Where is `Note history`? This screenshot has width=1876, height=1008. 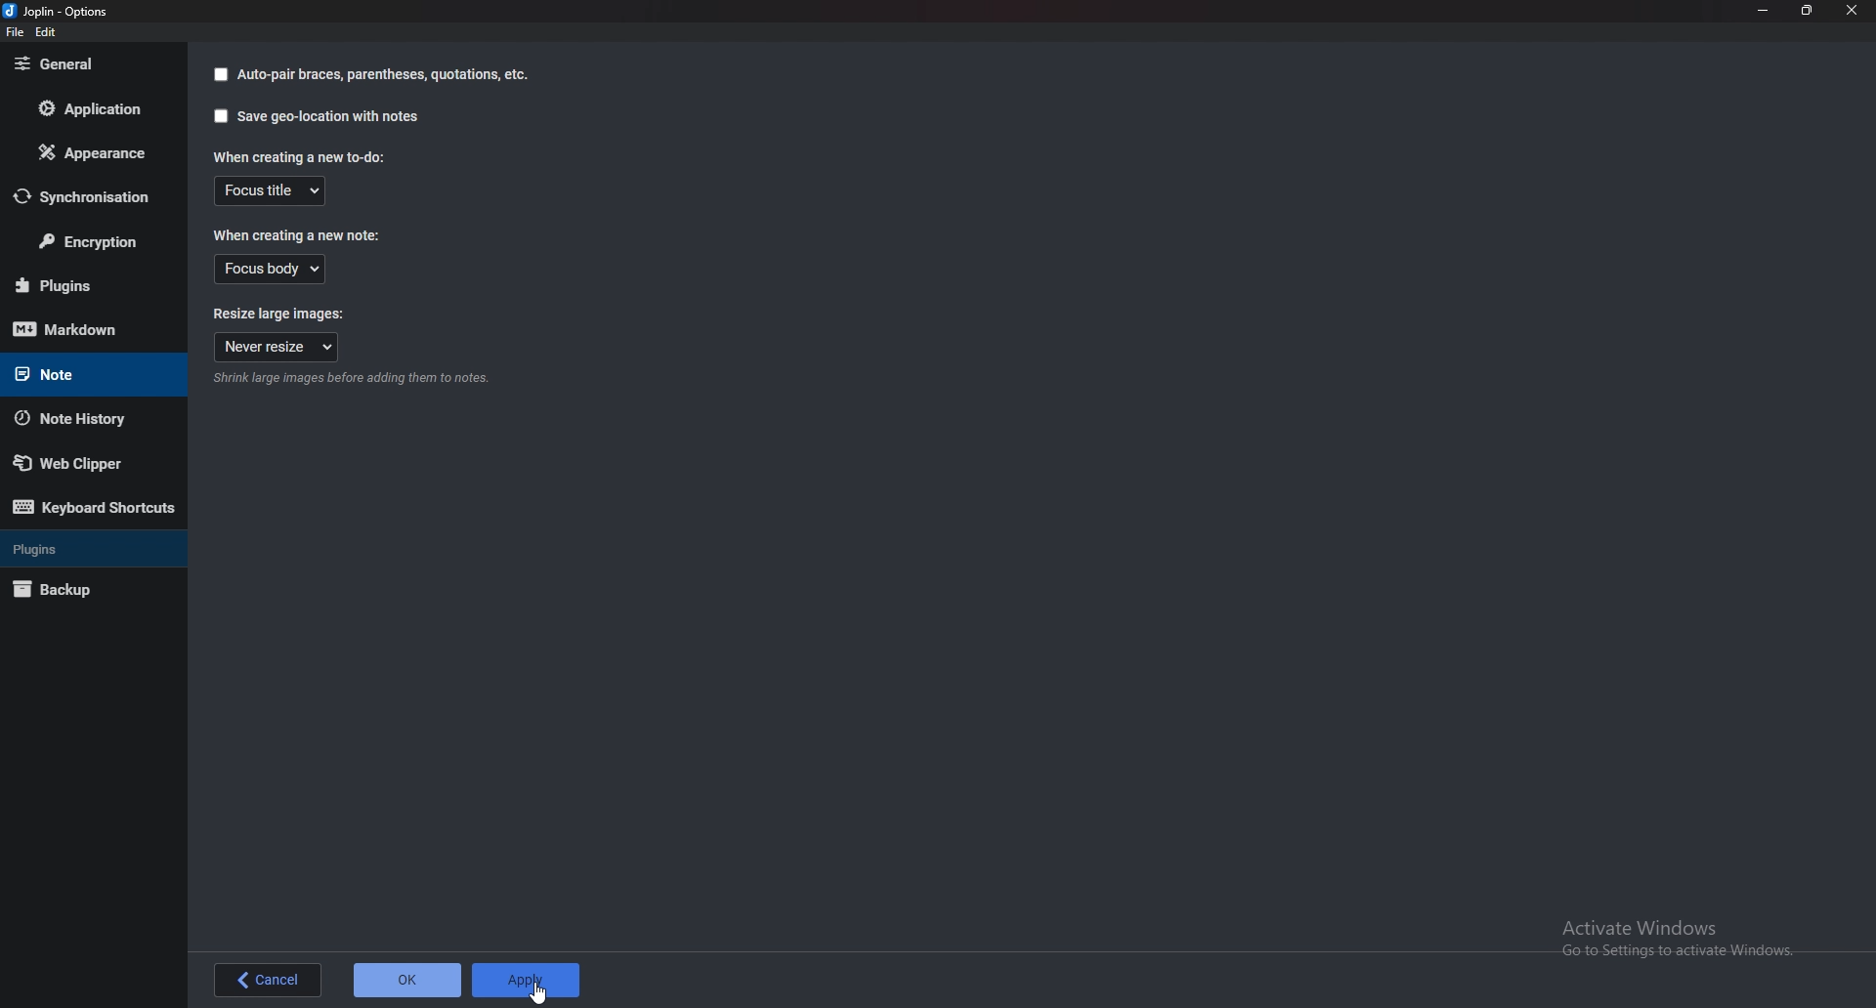
Note history is located at coordinates (78, 419).